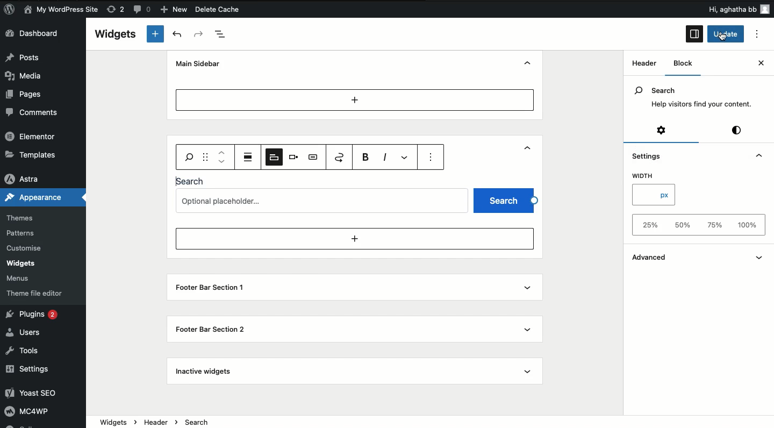 The image size is (774, 428). What do you see at coordinates (725, 38) in the screenshot?
I see `cursor` at bounding box center [725, 38].